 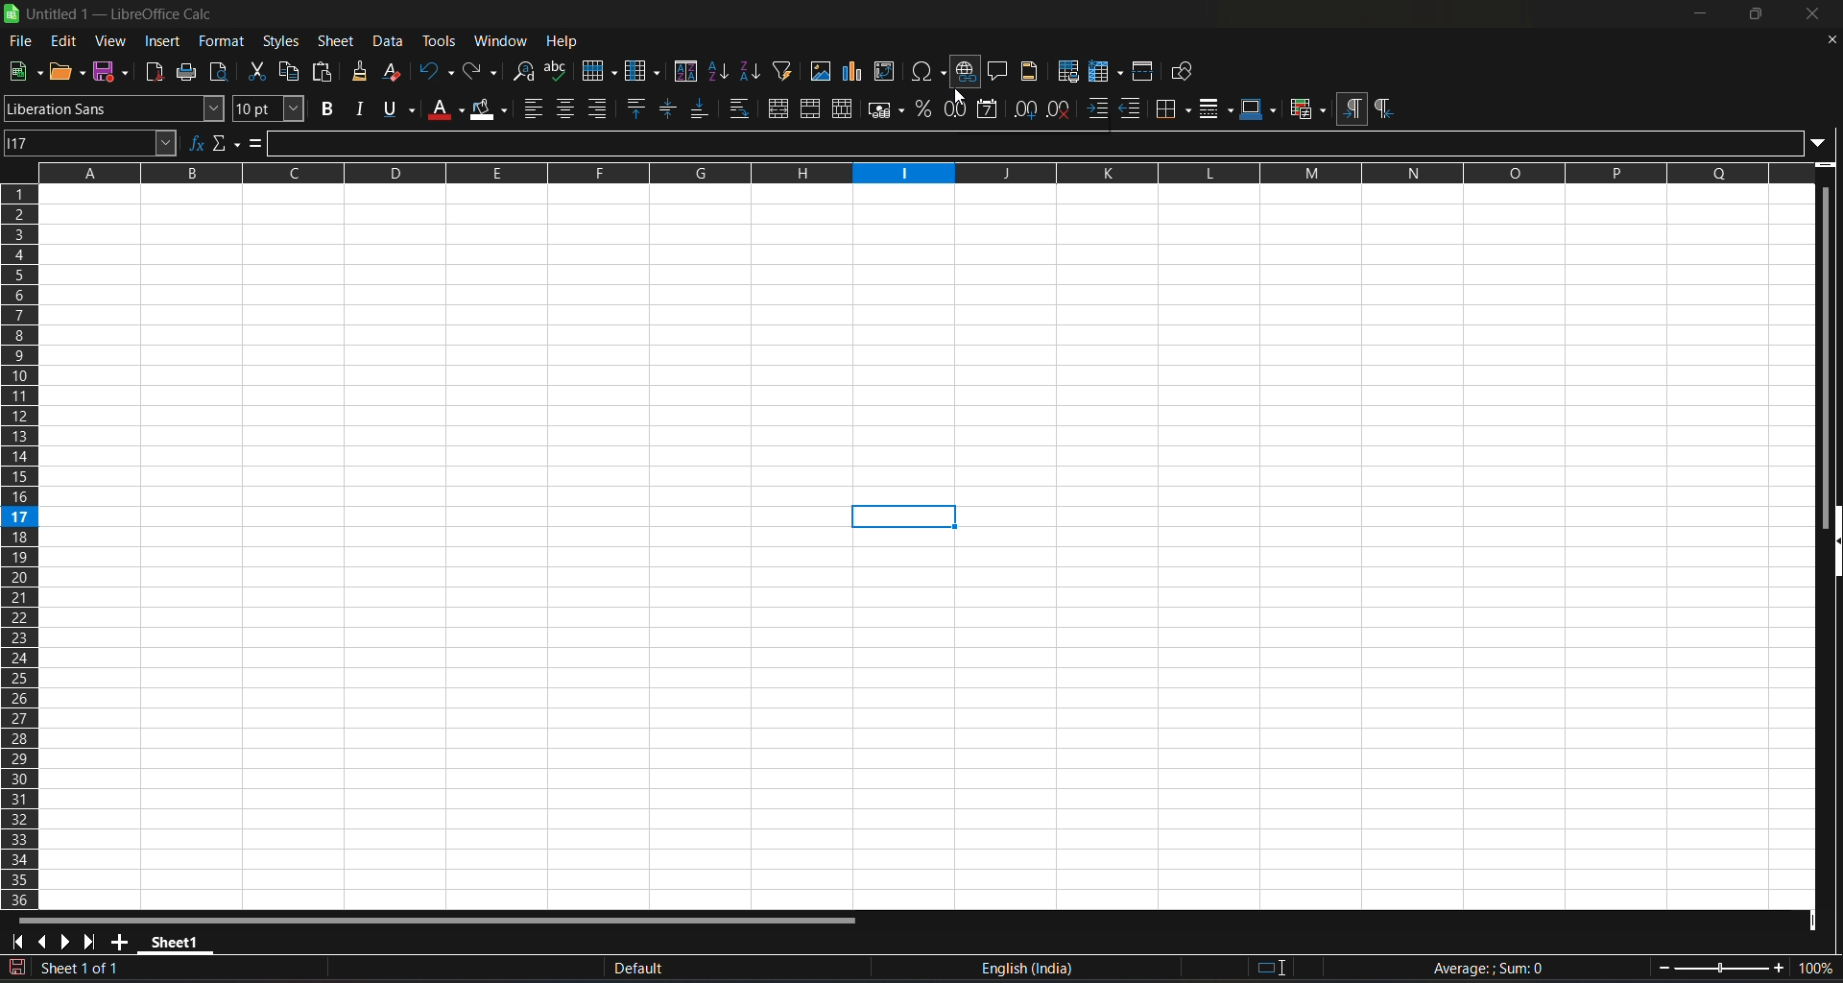 I want to click on insert or edit pivot table, so click(x=887, y=71).